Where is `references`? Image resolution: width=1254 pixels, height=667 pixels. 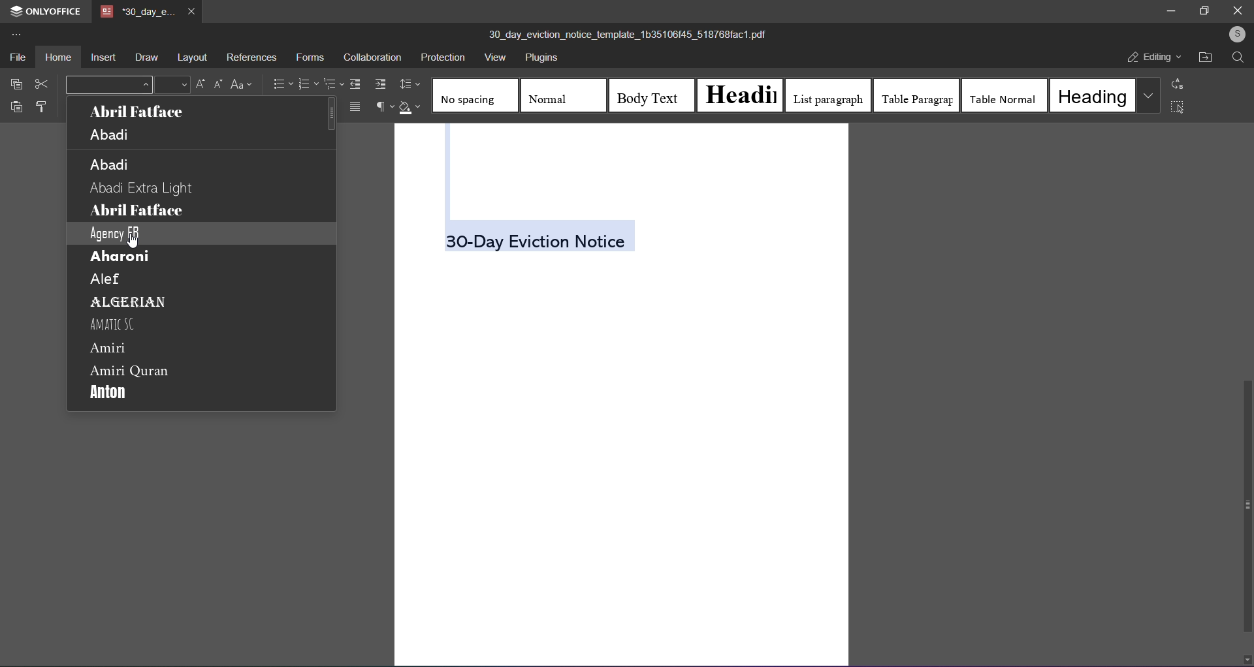 references is located at coordinates (251, 58).